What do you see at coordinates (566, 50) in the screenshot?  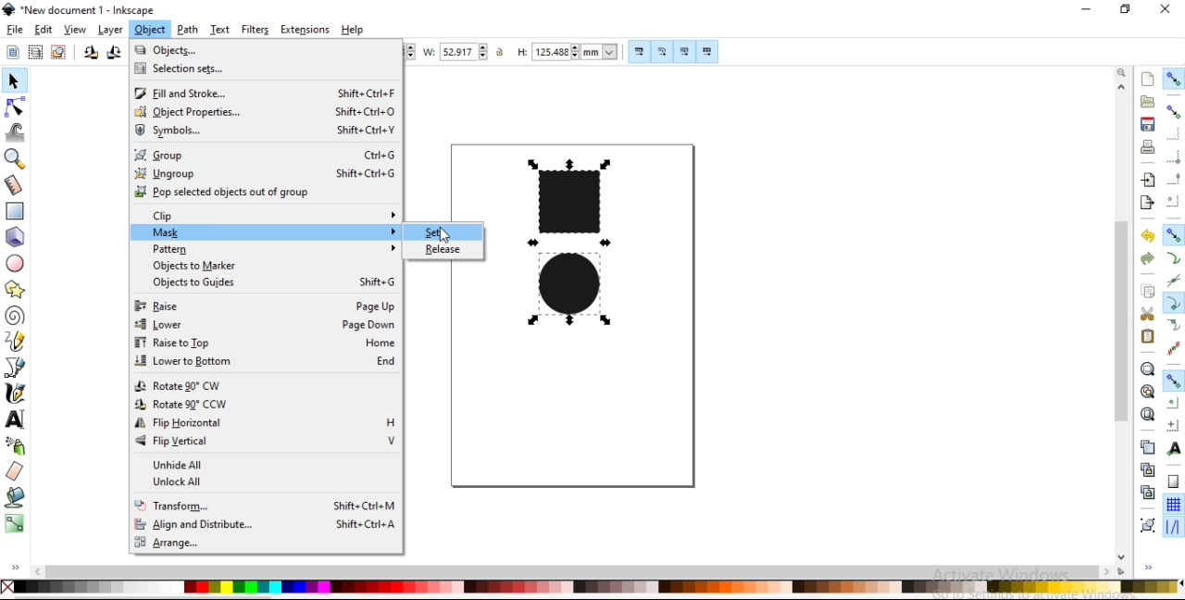 I see `height of selection` at bounding box center [566, 50].